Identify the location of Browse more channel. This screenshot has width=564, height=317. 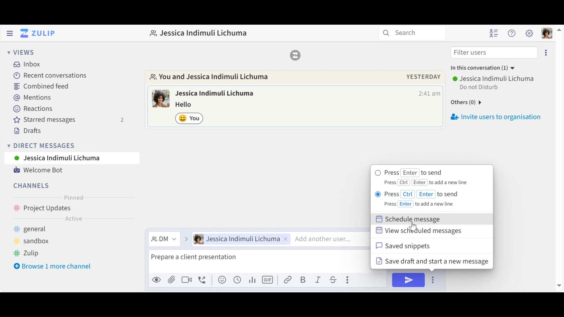
(57, 267).